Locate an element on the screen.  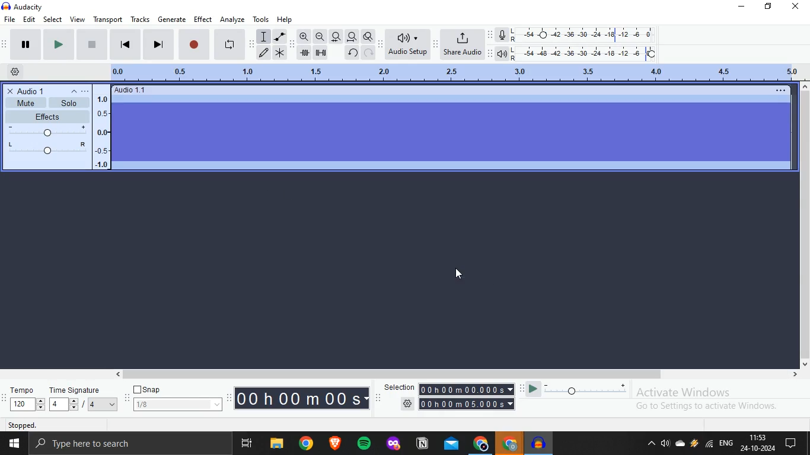
Effect is located at coordinates (205, 18).